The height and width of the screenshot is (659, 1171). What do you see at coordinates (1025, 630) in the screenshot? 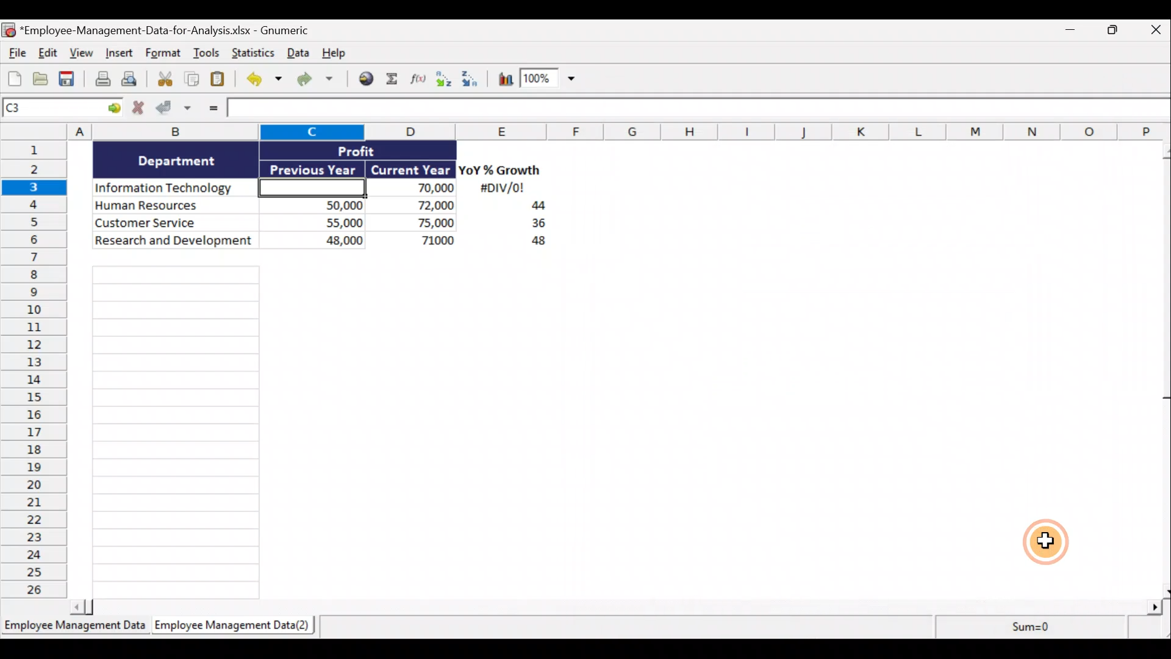
I see `Sum=0` at bounding box center [1025, 630].